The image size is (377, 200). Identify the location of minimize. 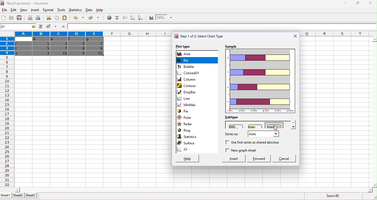
(345, 4).